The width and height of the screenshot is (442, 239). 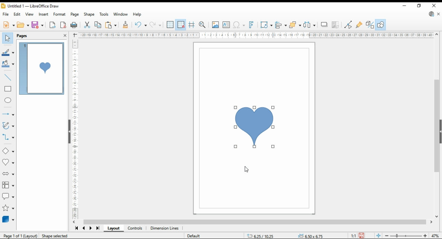 I want to click on export, so click(x=53, y=25).